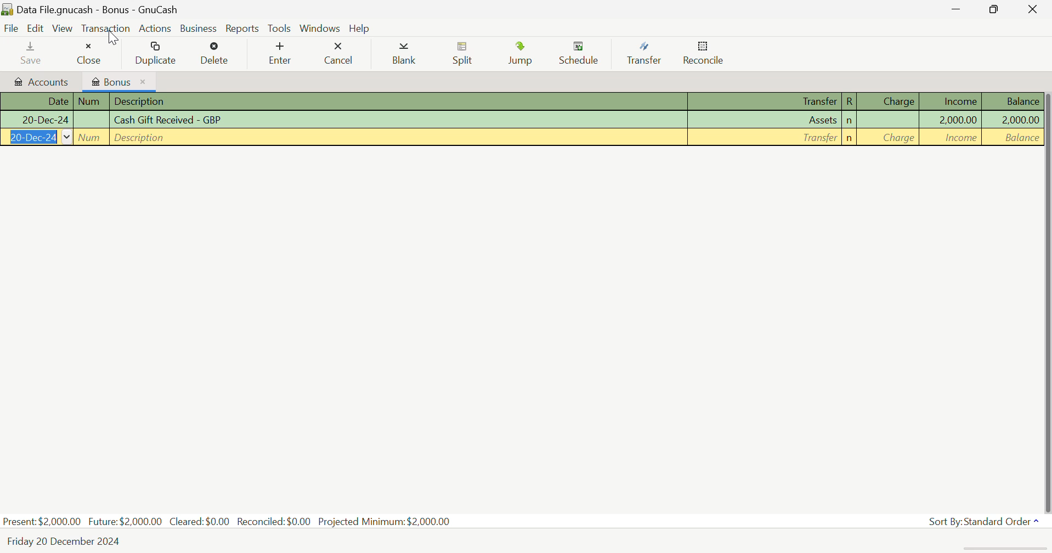 The width and height of the screenshot is (1052, 553). Describe the element at coordinates (105, 27) in the screenshot. I see `Transaction` at that location.